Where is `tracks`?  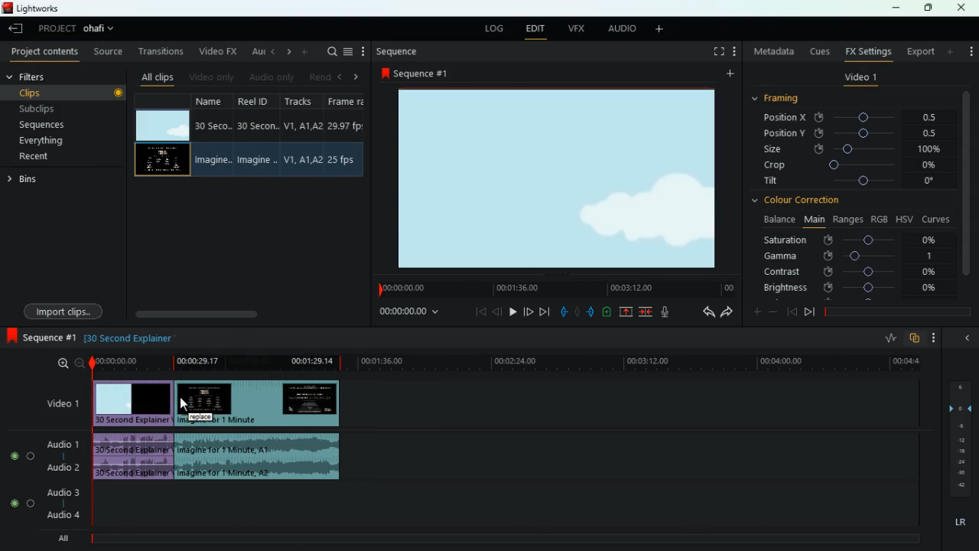
tracks is located at coordinates (303, 135).